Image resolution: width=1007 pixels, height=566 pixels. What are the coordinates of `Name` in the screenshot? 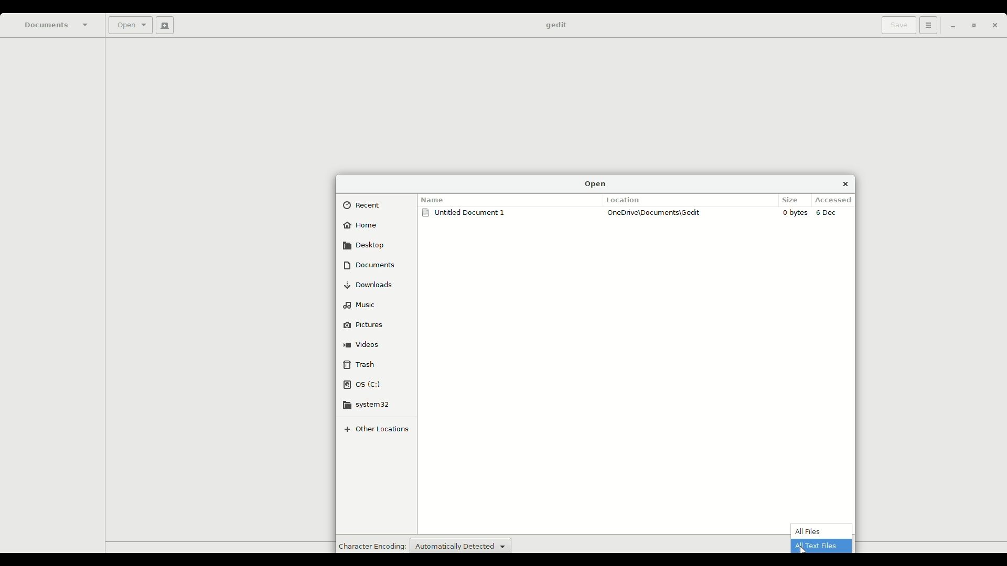 It's located at (434, 198).